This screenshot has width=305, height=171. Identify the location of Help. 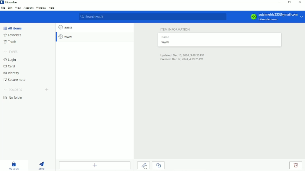
(52, 8).